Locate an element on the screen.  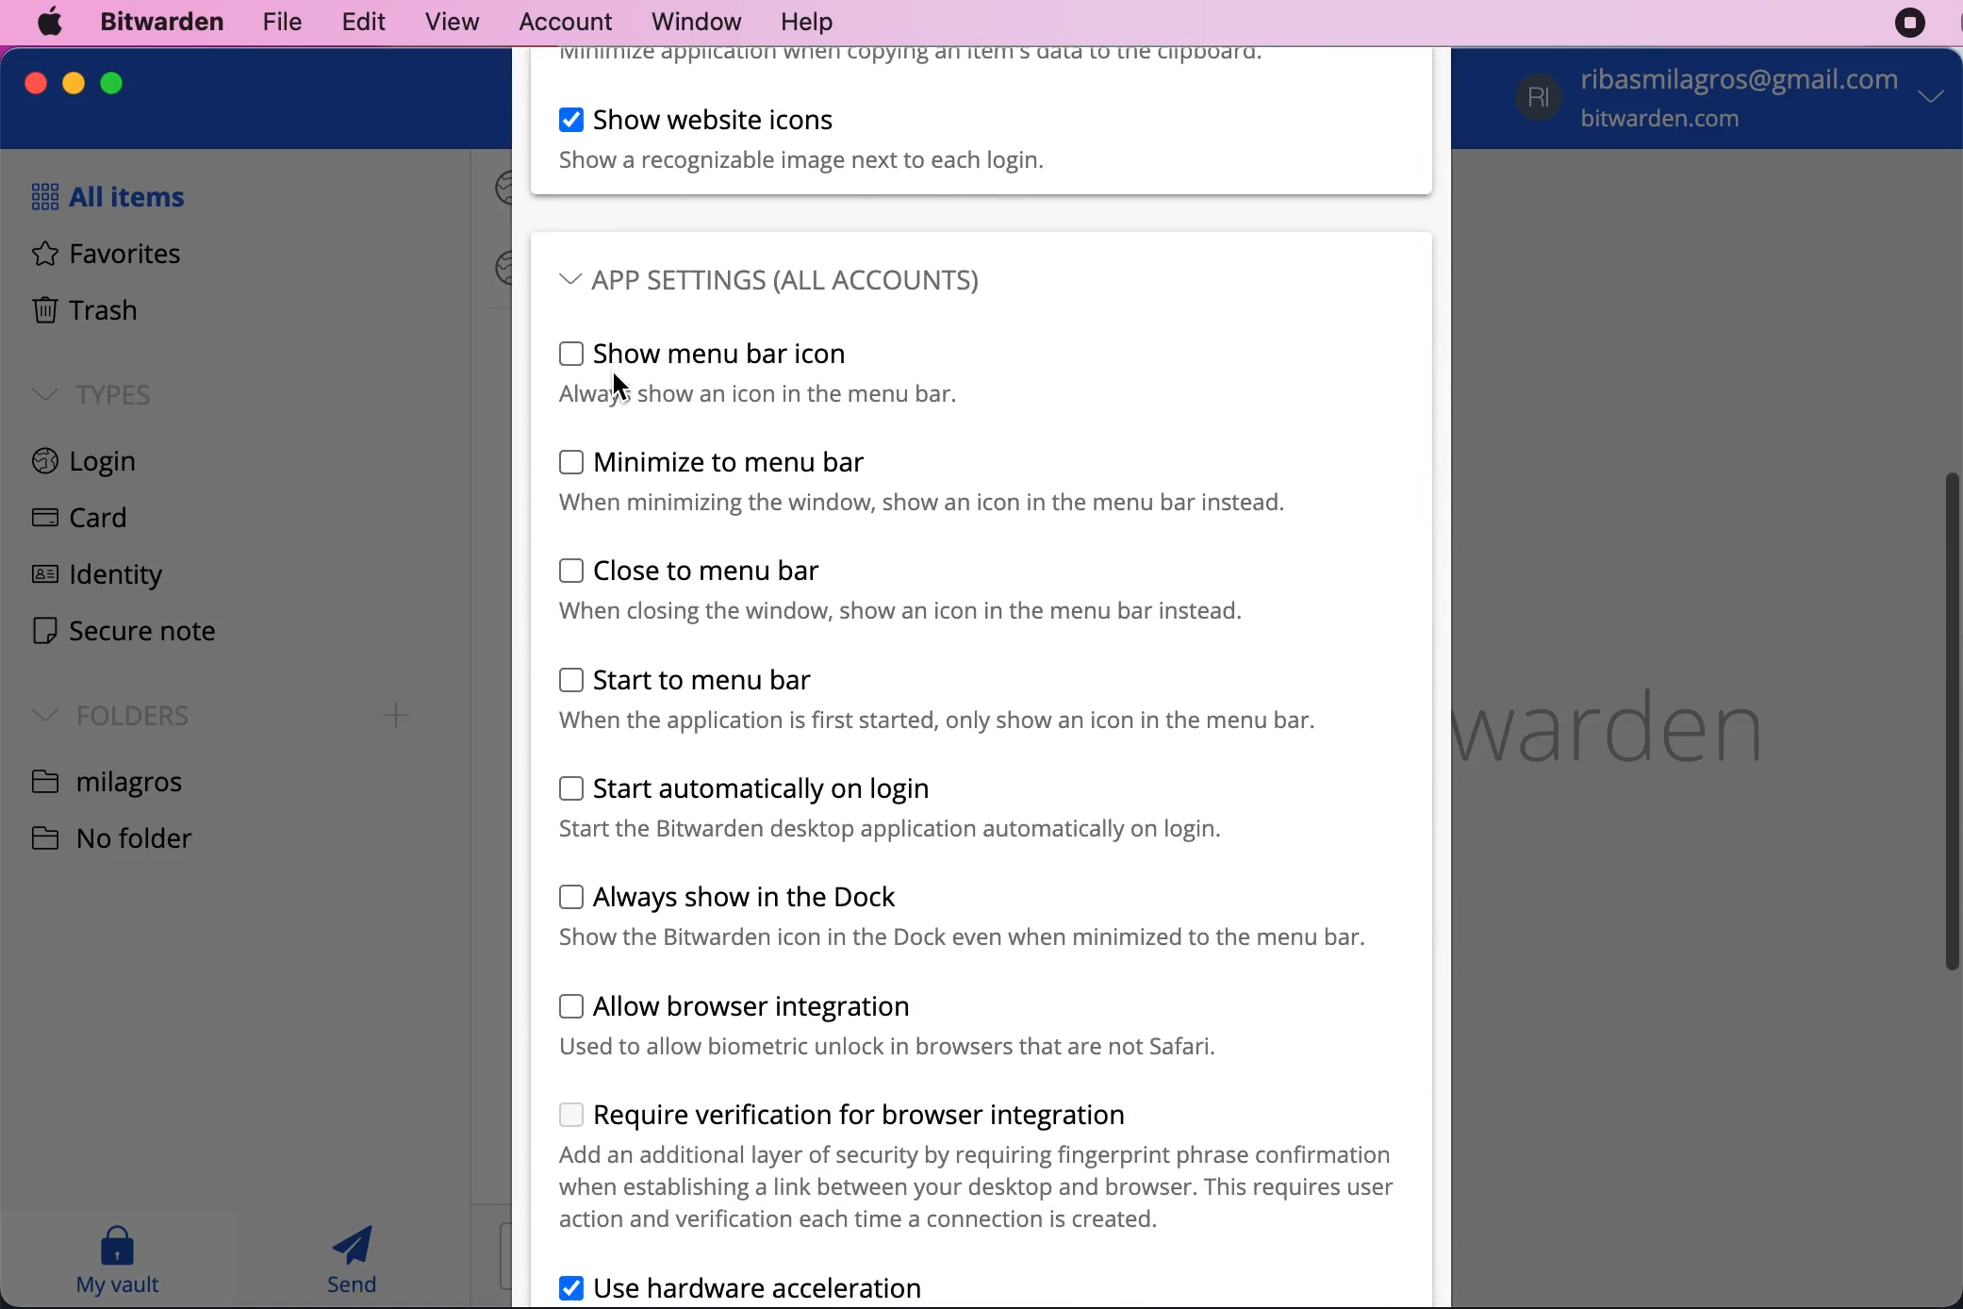
minimize when copying to clipboard is located at coordinates (908, 58).